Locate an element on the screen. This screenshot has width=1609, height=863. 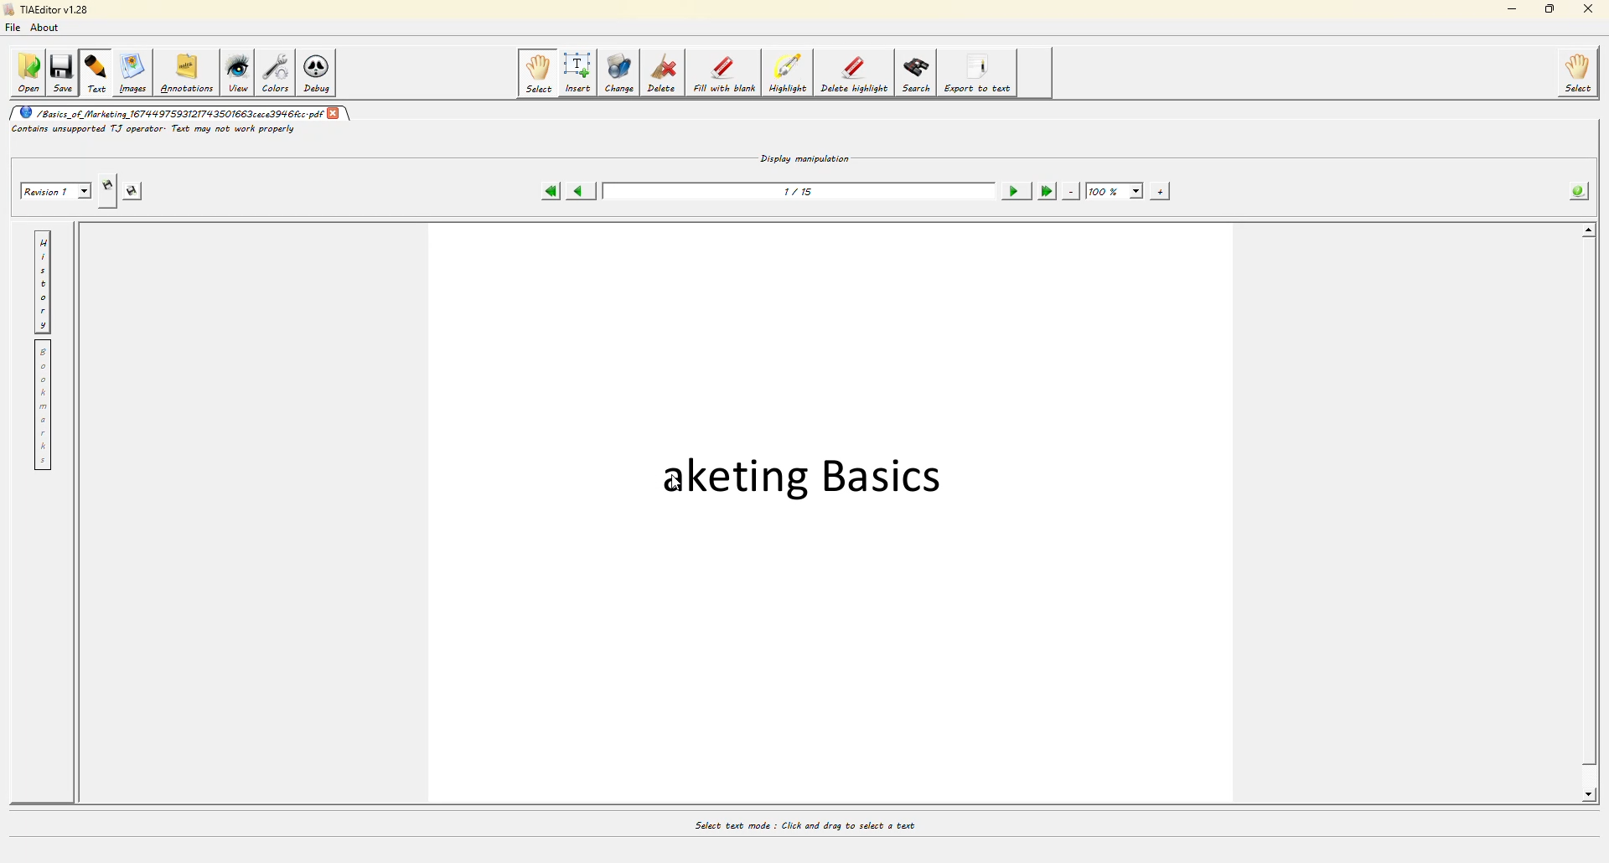
history is located at coordinates (42, 284).